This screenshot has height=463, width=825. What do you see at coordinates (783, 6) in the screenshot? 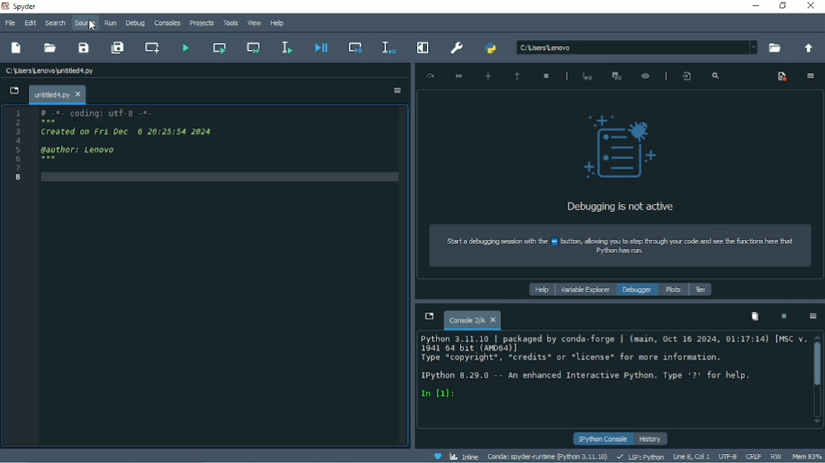
I see `Restore down` at bounding box center [783, 6].